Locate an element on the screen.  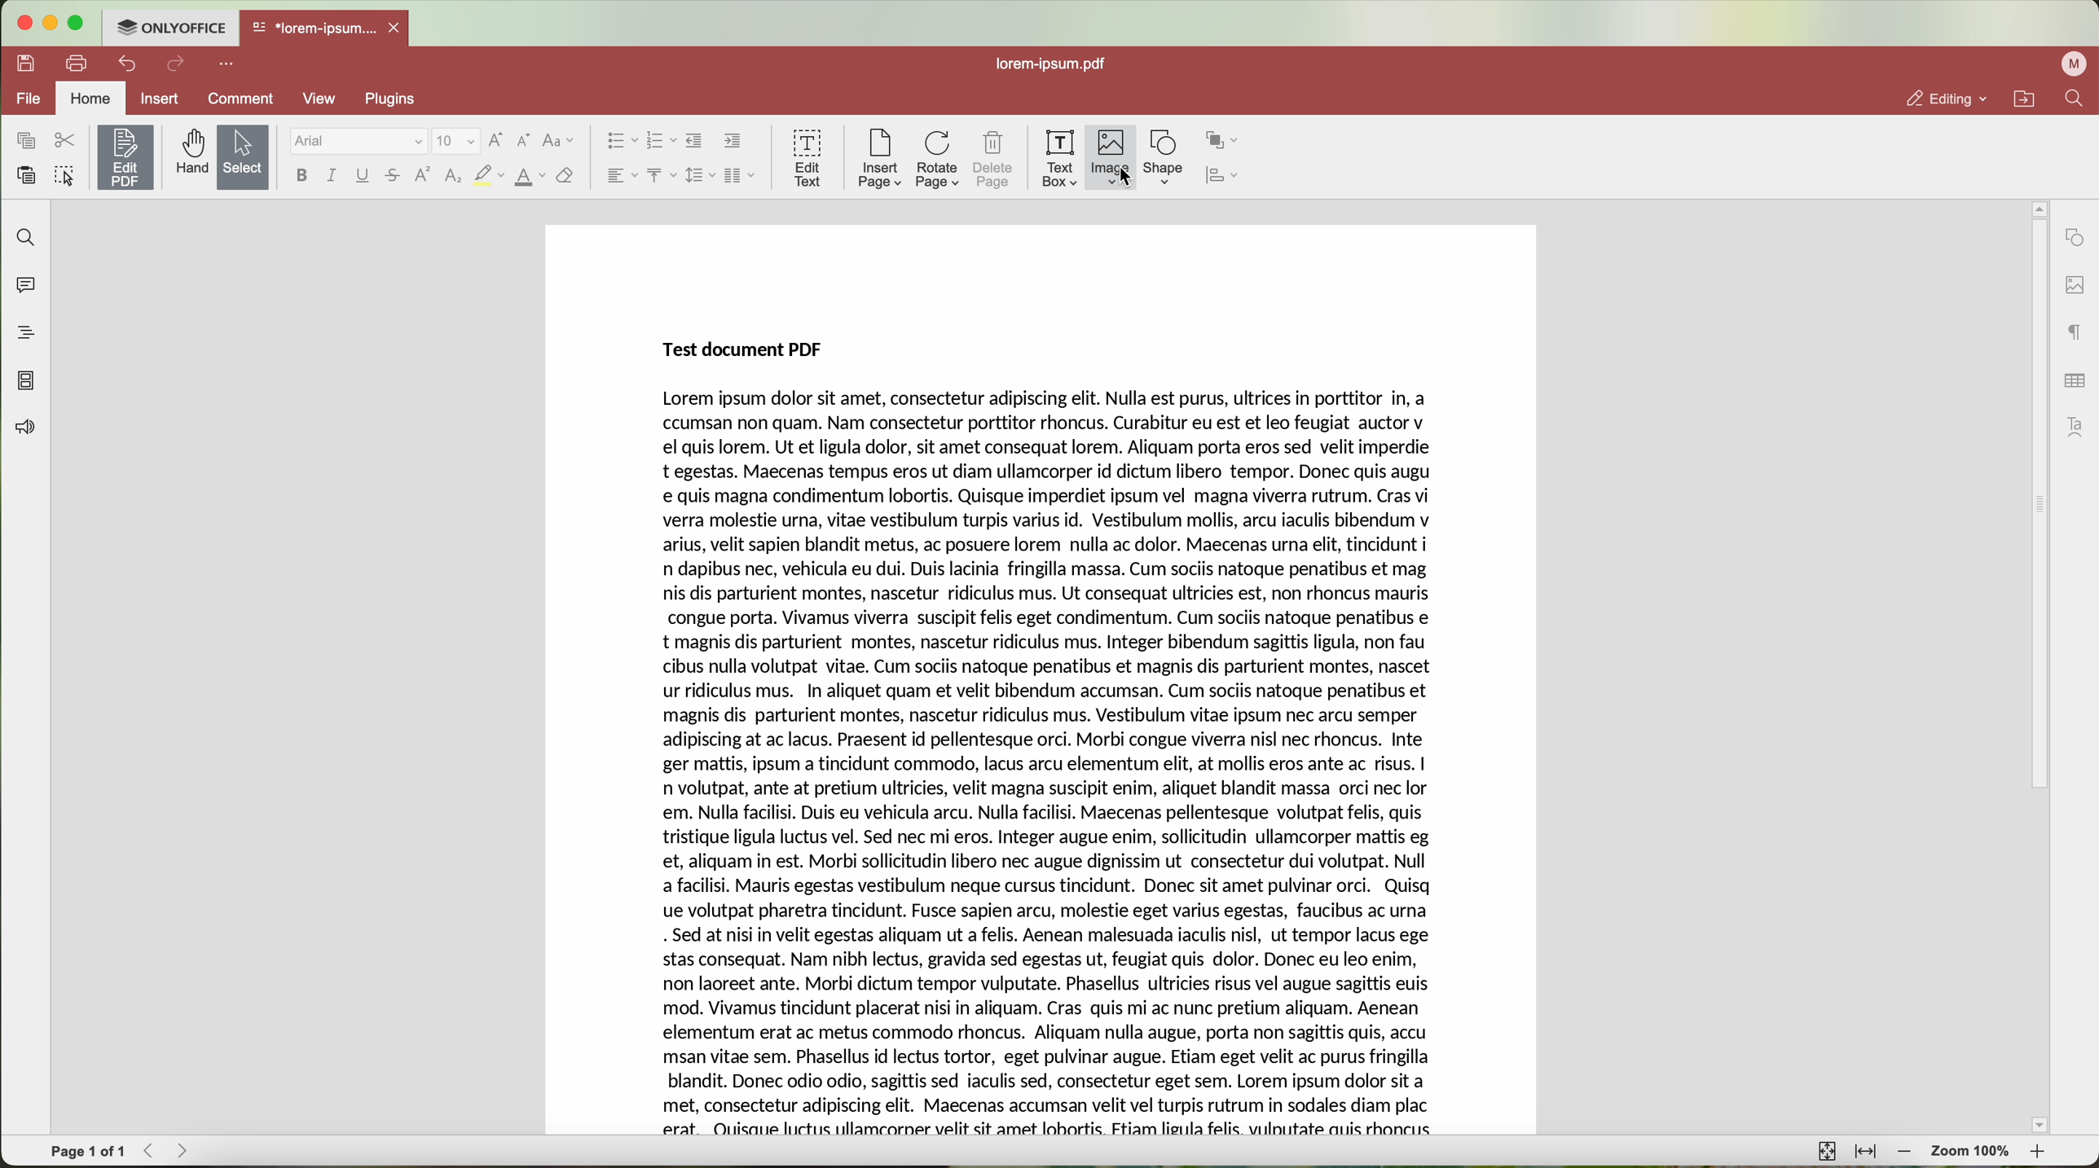
cursor is located at coordinates (1132, 184).